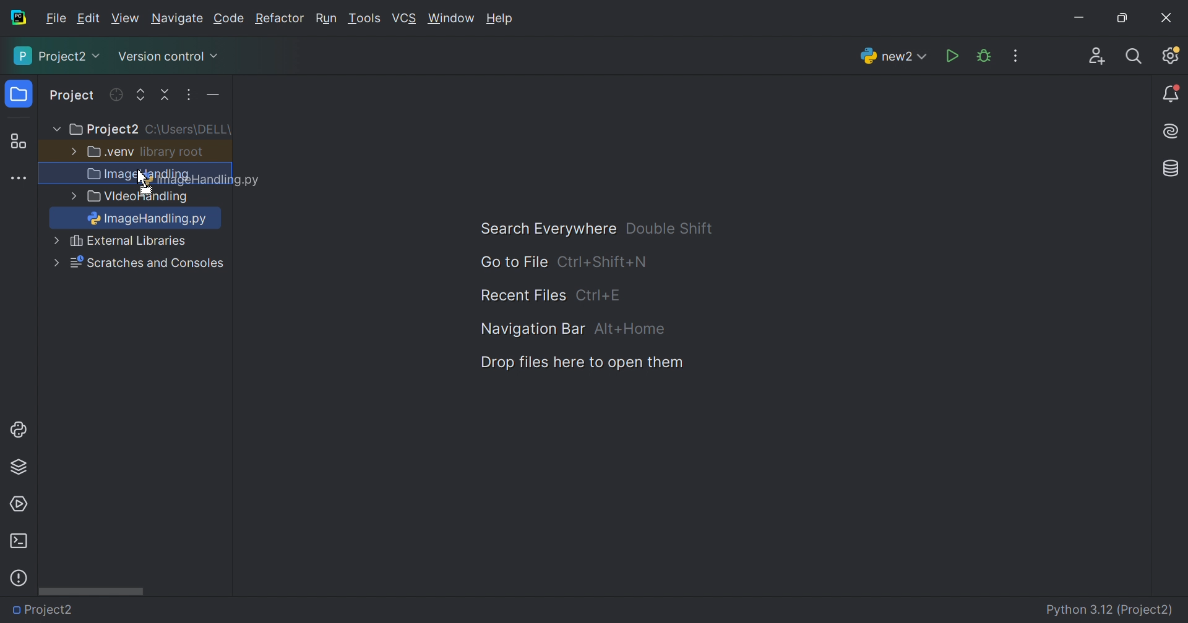 The height and width of the screenshot is (623, 1188). I want to click on Project2, so click(49, 610).